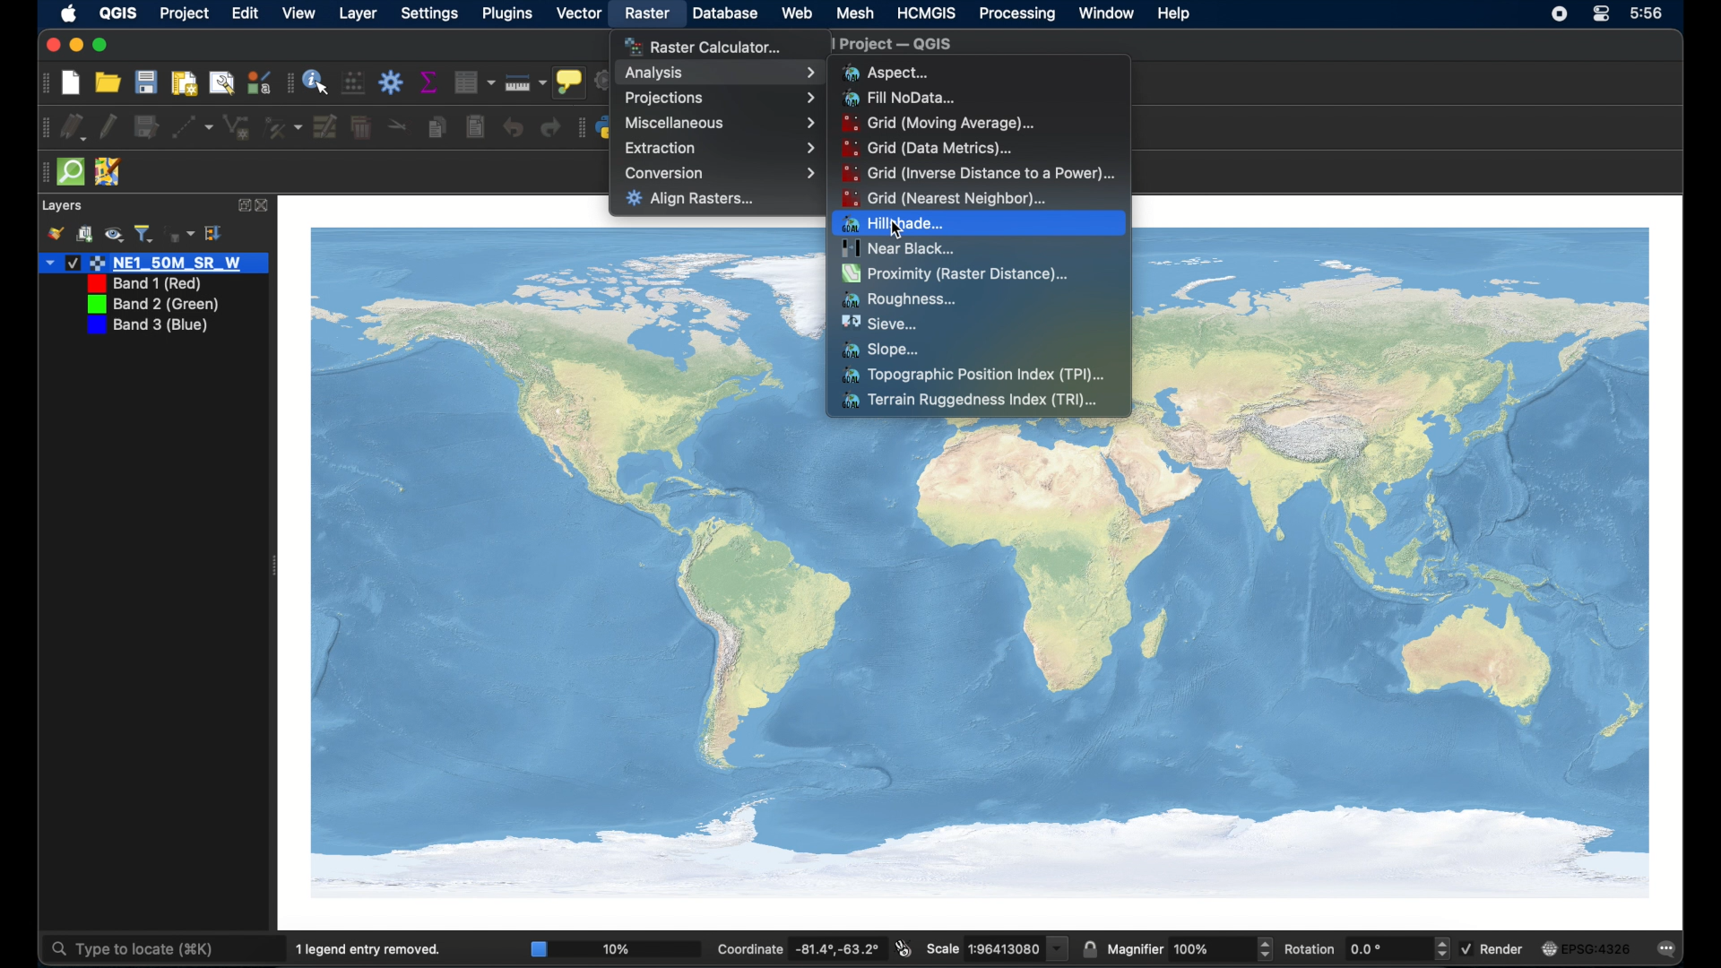  What do you see at coordinates (720, 147) in the screenshot?
I see `extraction menu` at bounding box center [720, 147].